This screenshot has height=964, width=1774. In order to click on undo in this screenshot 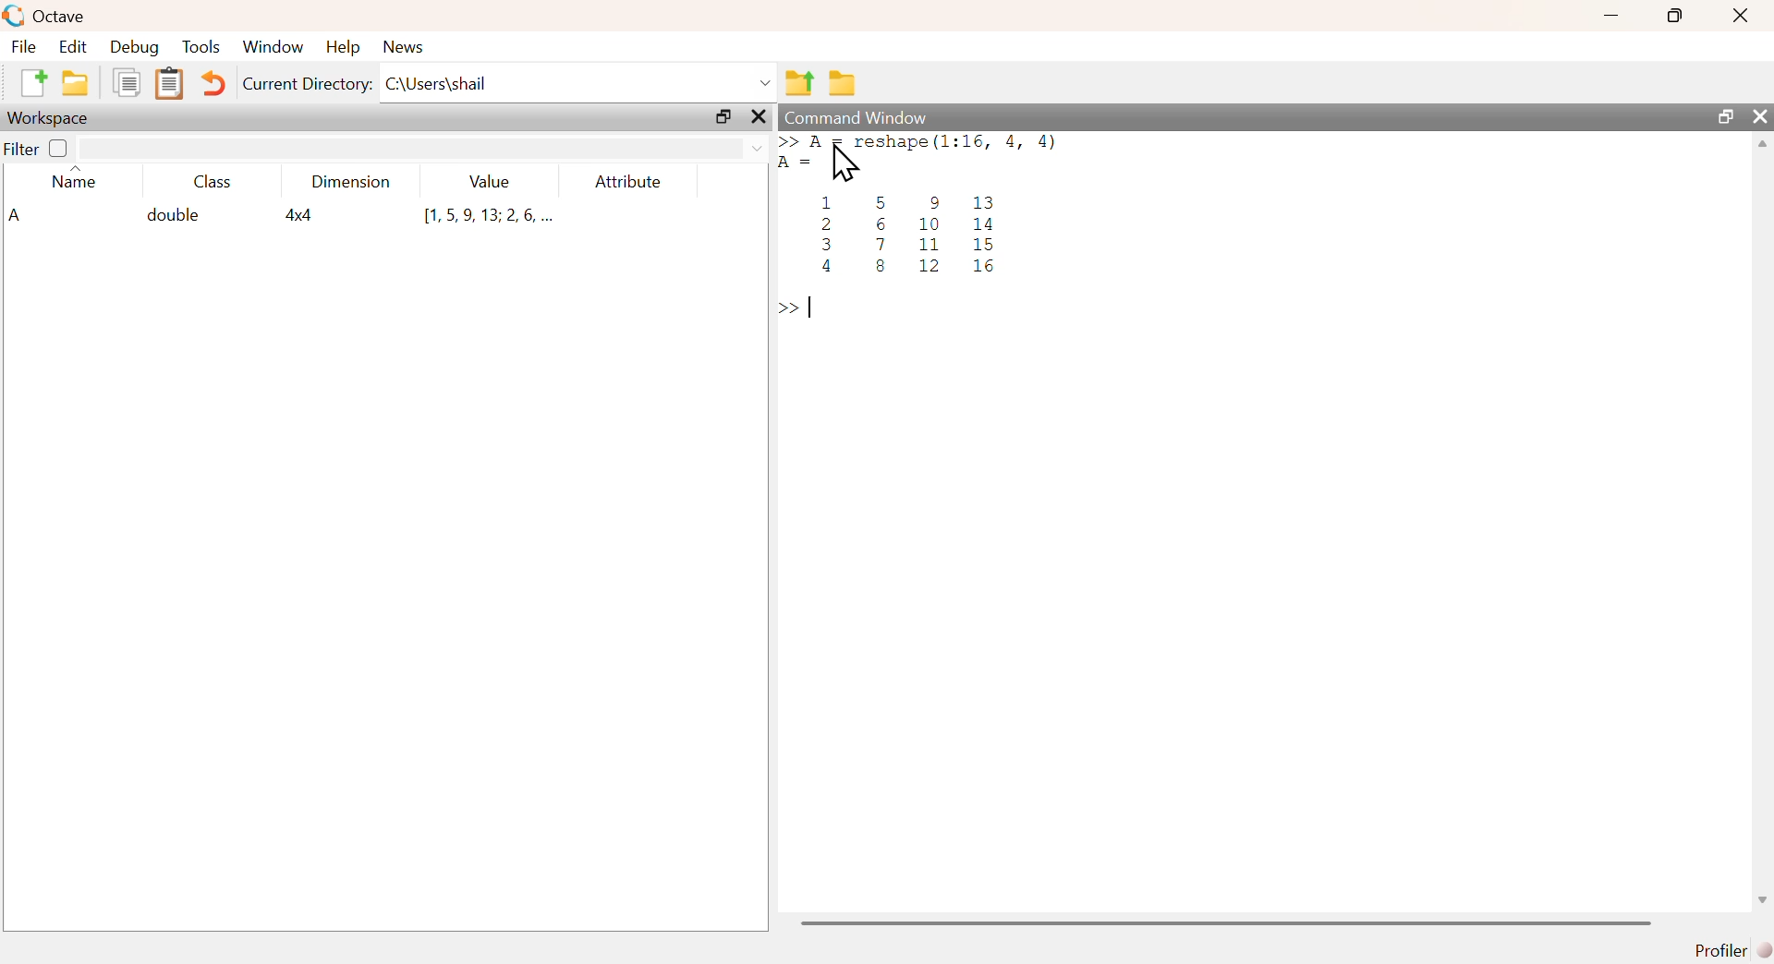, I will do `click(214, 87)`.